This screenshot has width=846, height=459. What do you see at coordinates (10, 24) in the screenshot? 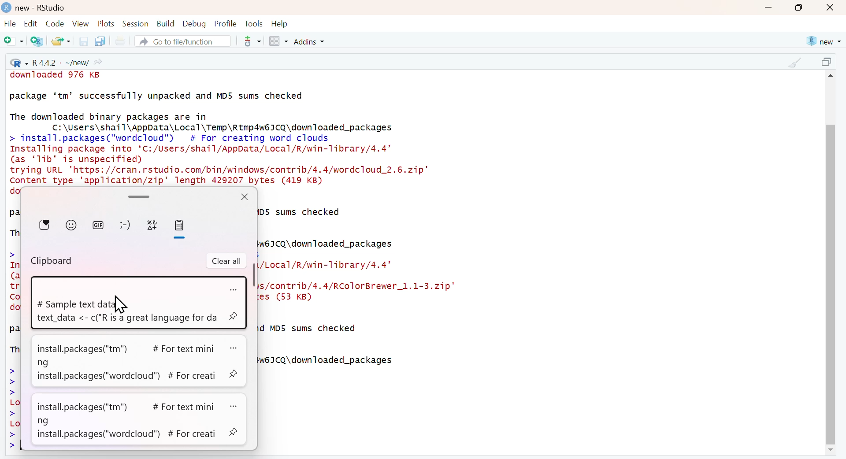
I see `File` at bounding box center [10, 24].